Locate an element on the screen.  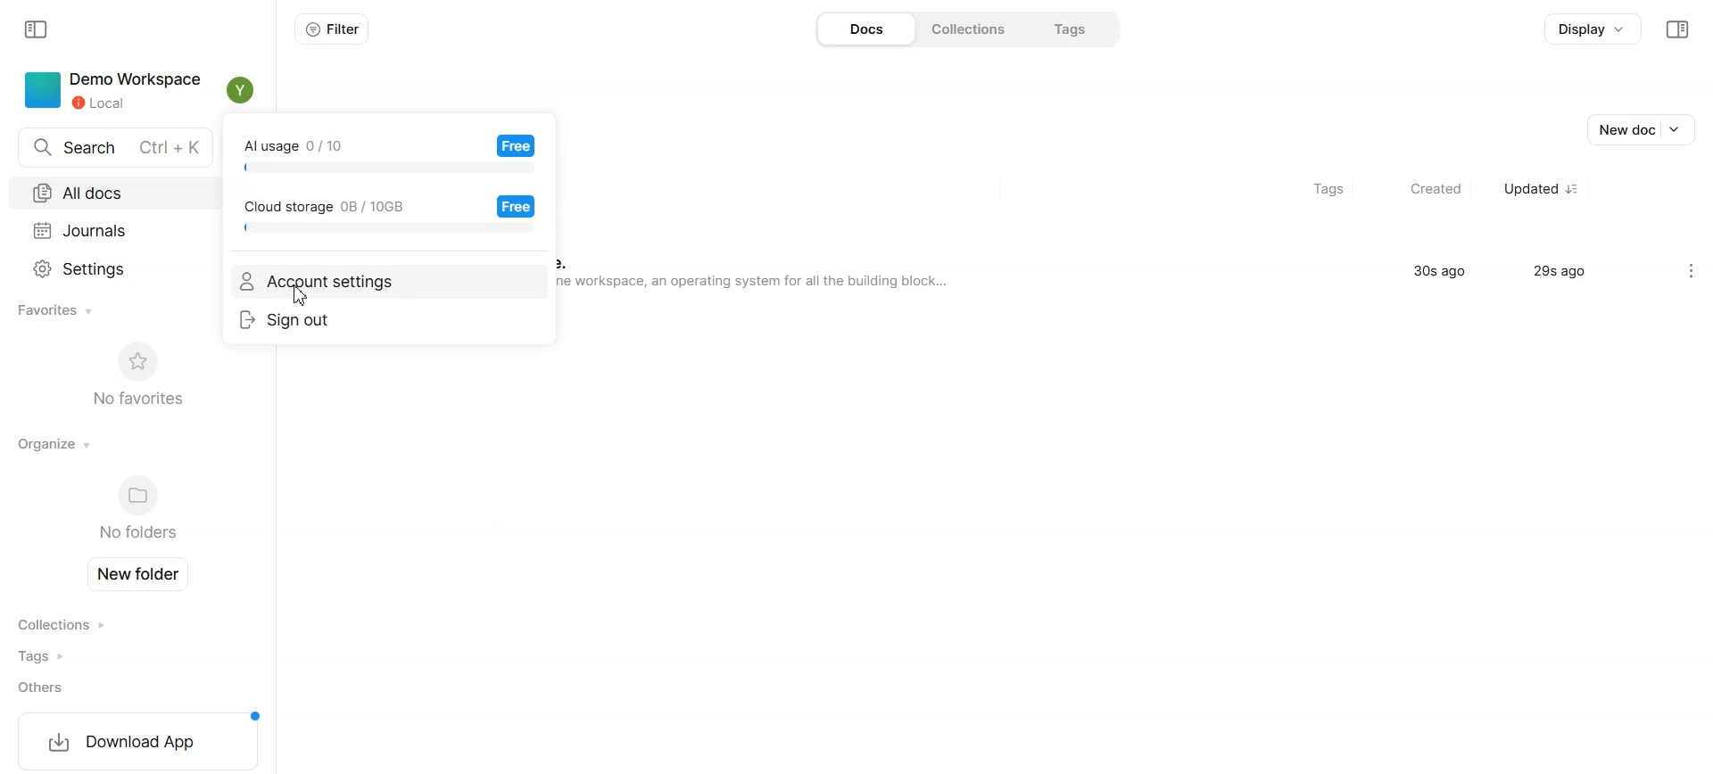
Favorites is located at coordinates (58, 311).